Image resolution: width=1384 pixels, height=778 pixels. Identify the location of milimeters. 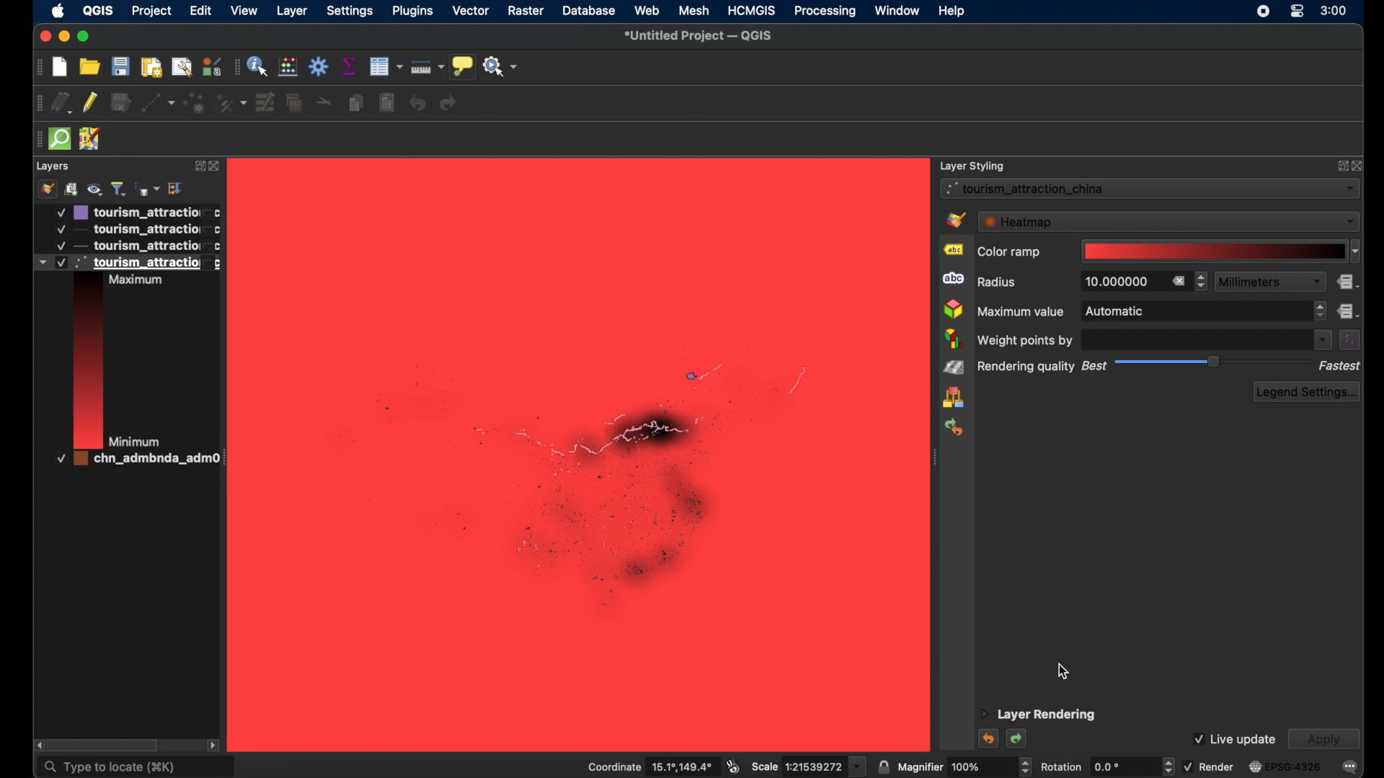
(1269, 281).